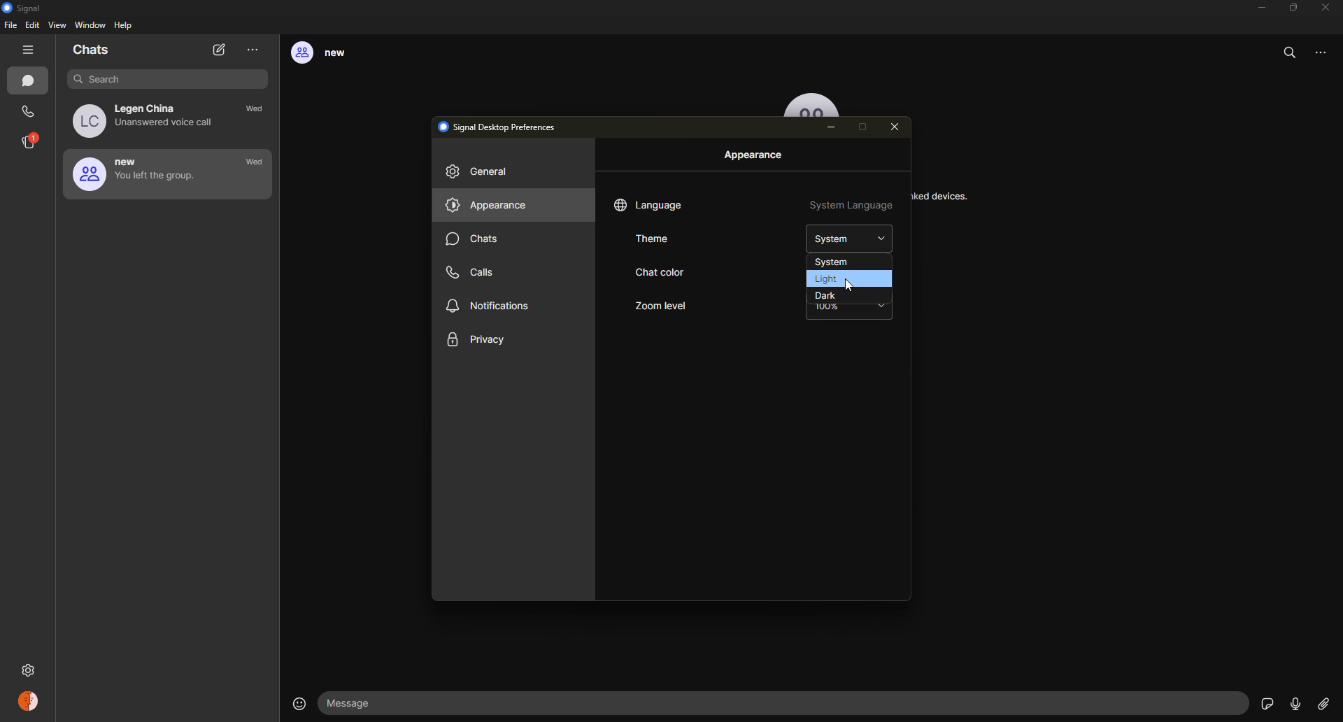  What do you see at coordinates (158, 78) in the screenshot?
I see `search` at bounding box center [158, 78].